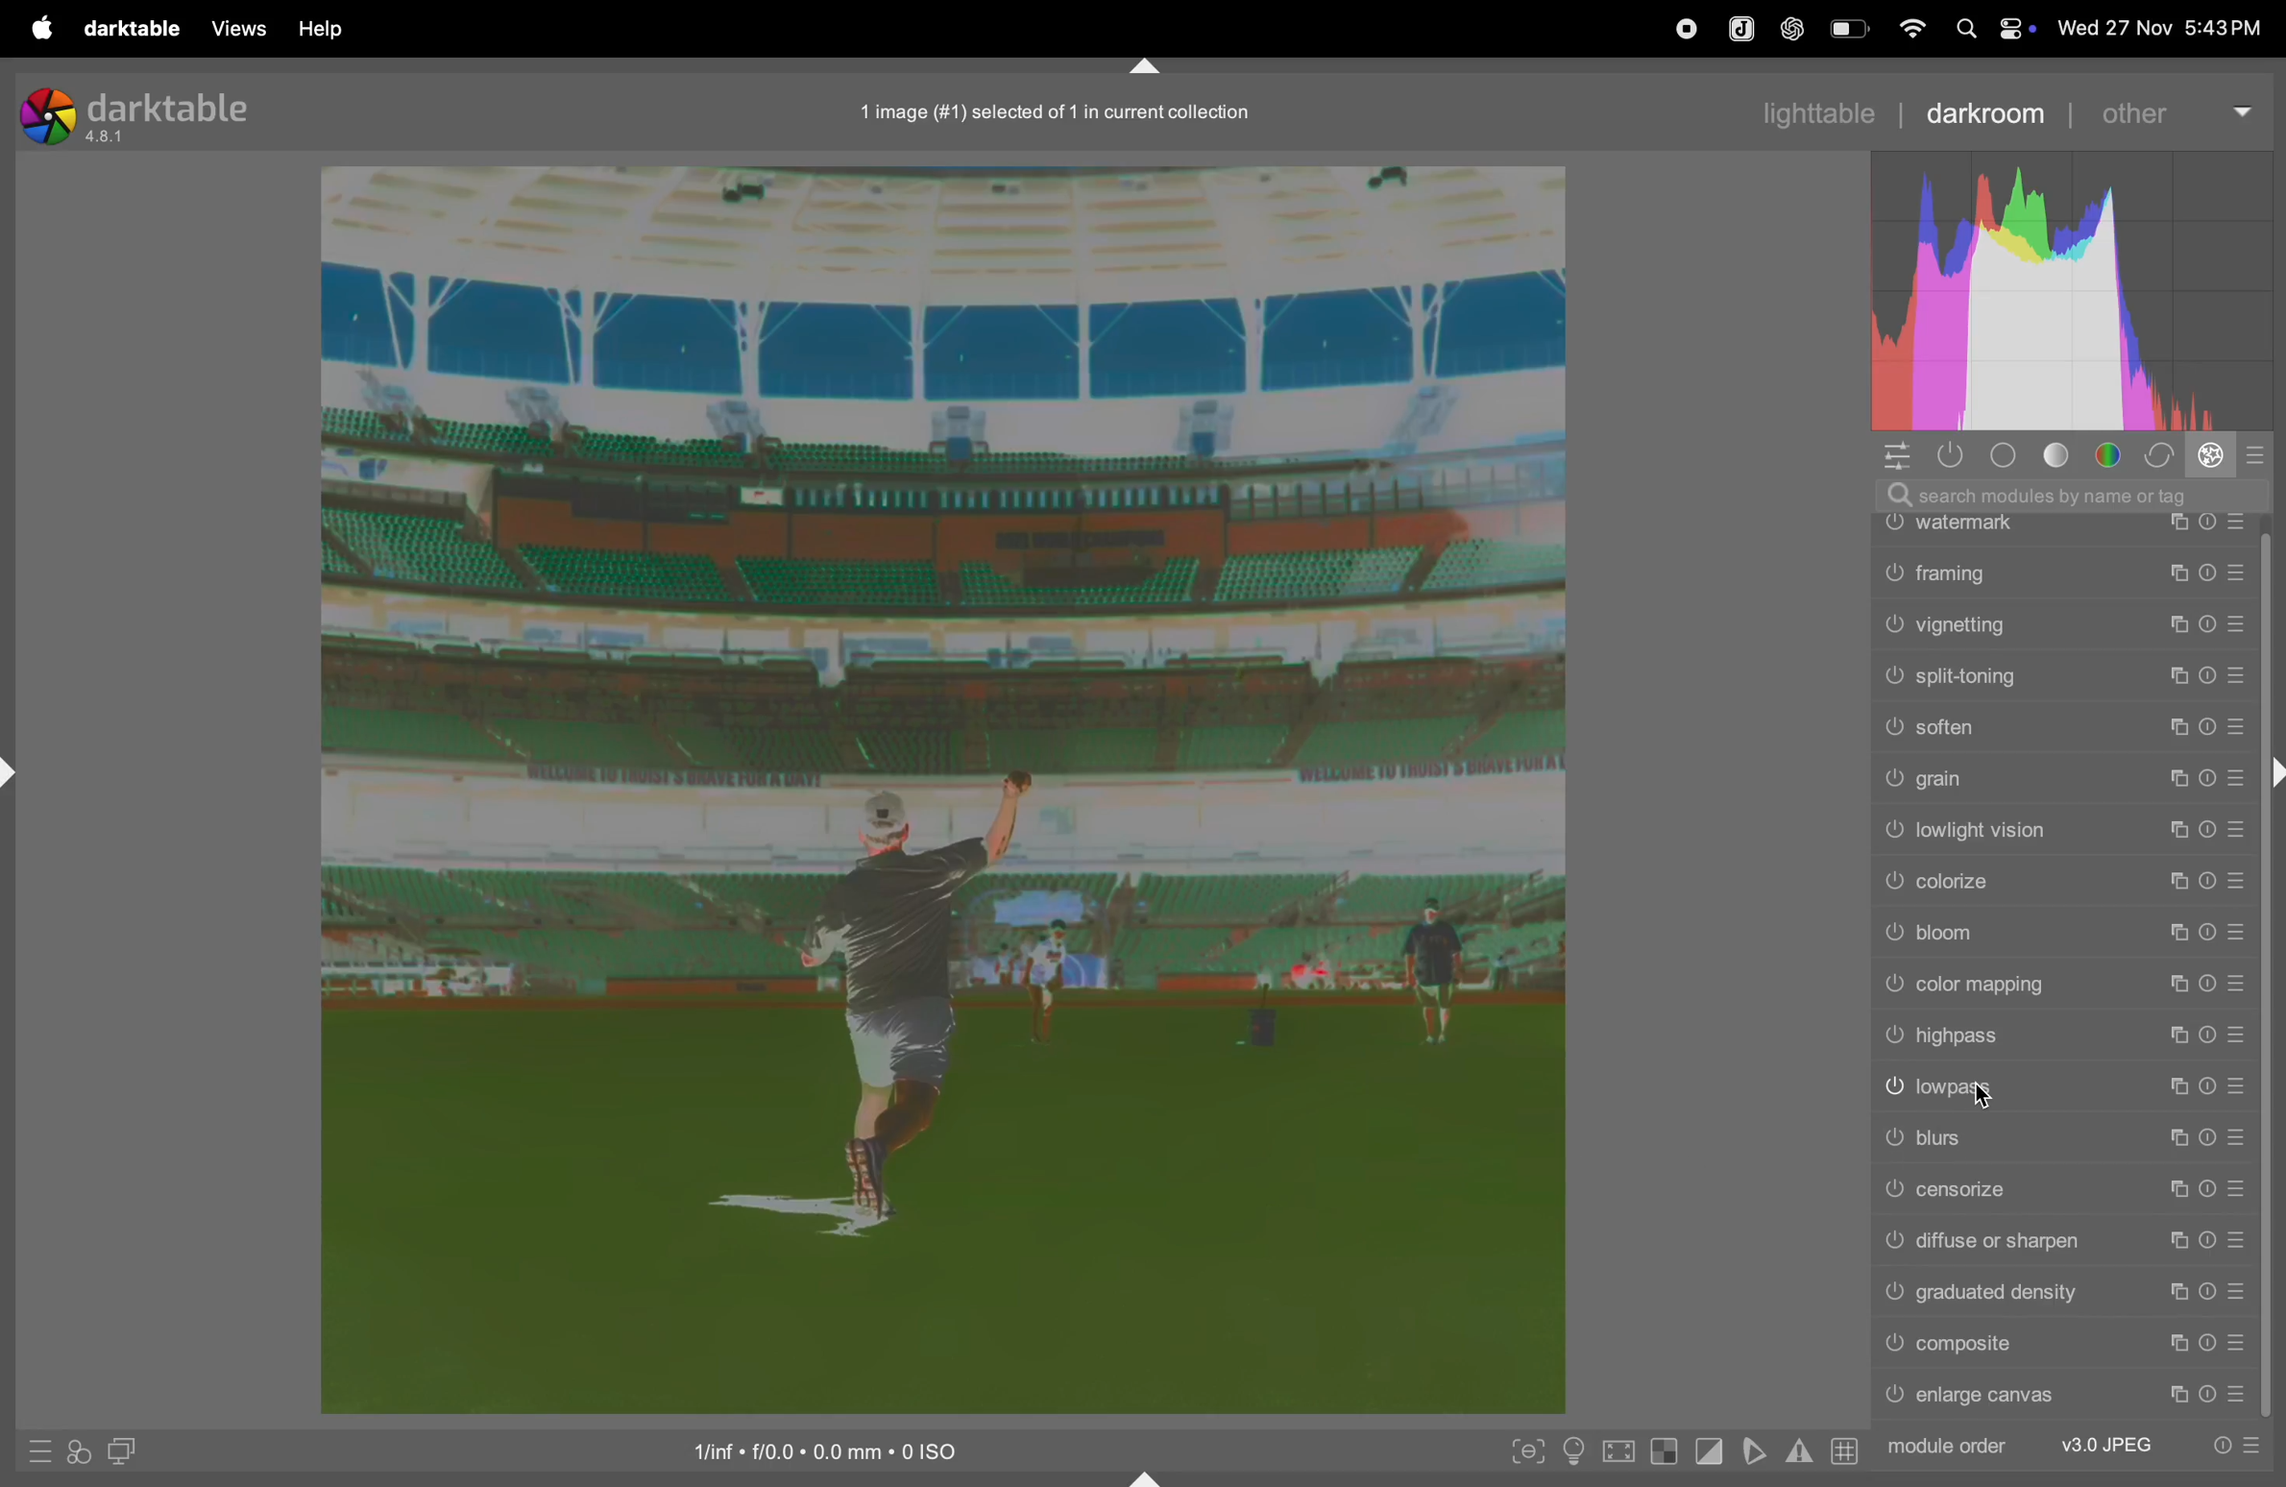 The height and width of the screenshot is (1487, 2286). I want to click on lighttable, so click(1824, 109).